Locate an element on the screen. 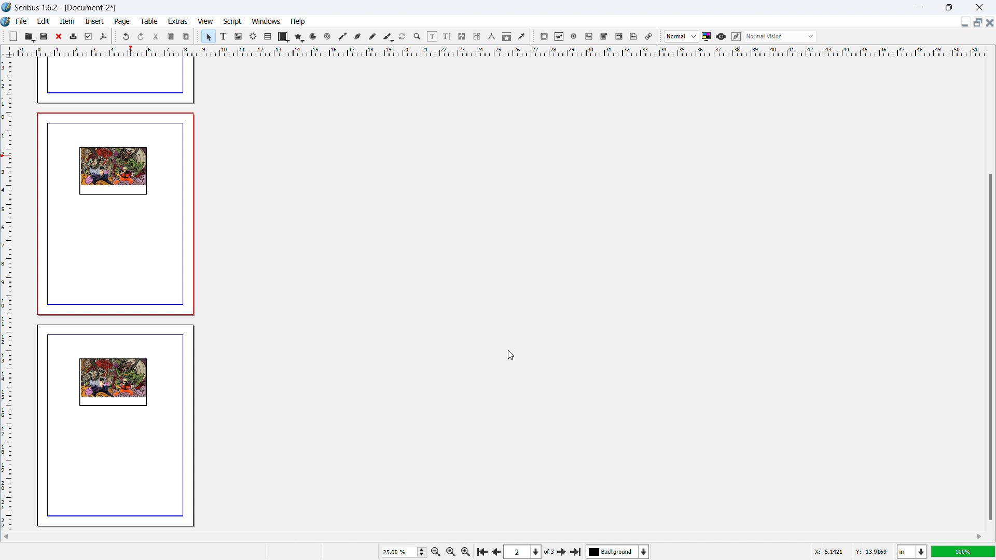  zoom level is located at coordinates (963, 551).